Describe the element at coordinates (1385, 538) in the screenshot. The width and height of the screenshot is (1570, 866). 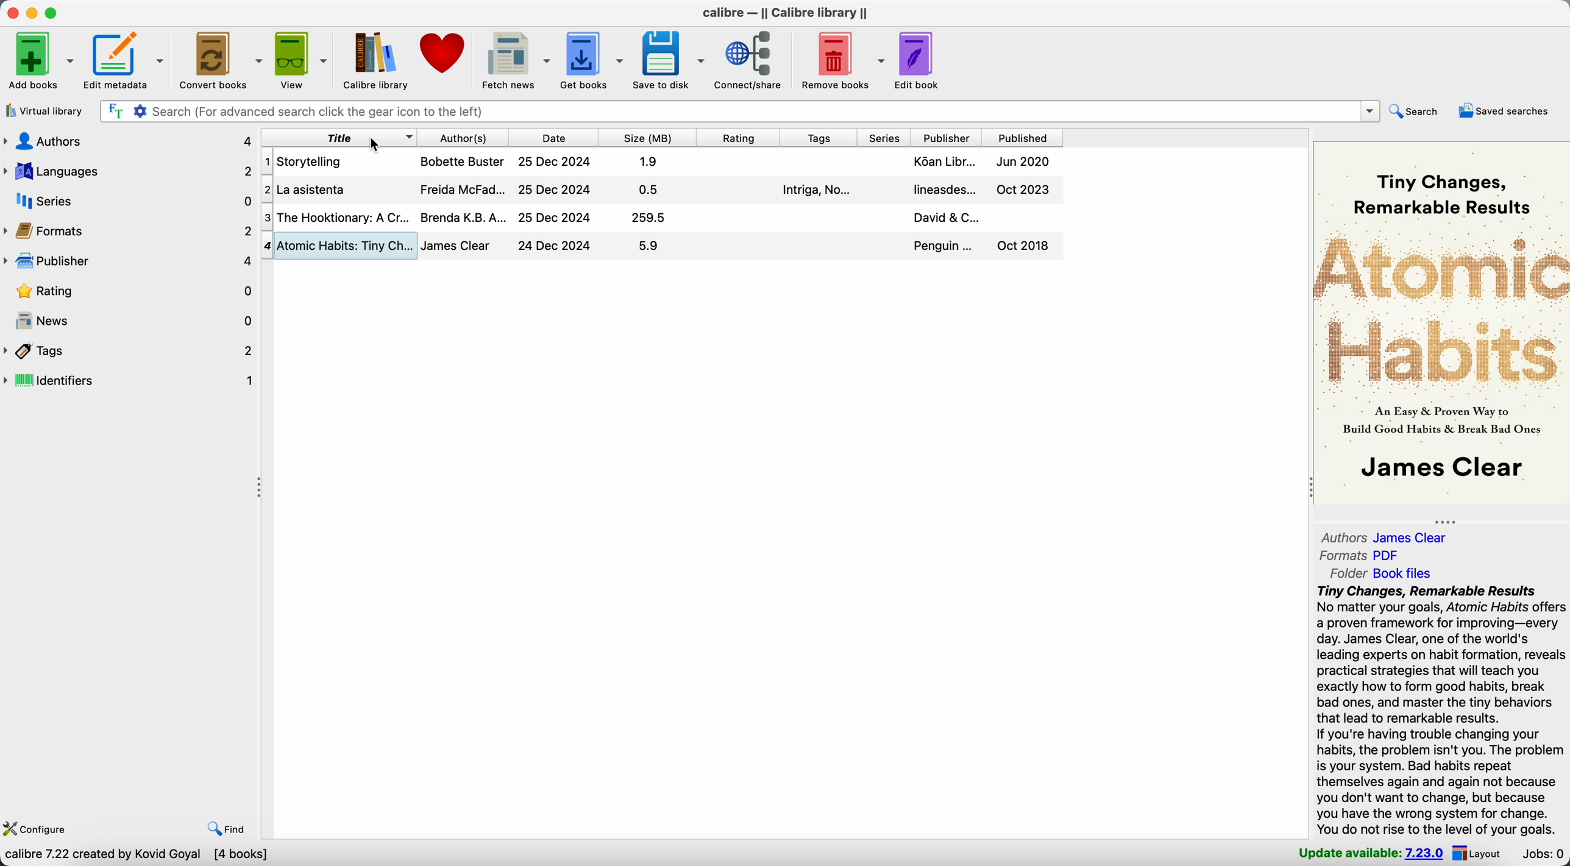
I see `authors james clear` at that location.